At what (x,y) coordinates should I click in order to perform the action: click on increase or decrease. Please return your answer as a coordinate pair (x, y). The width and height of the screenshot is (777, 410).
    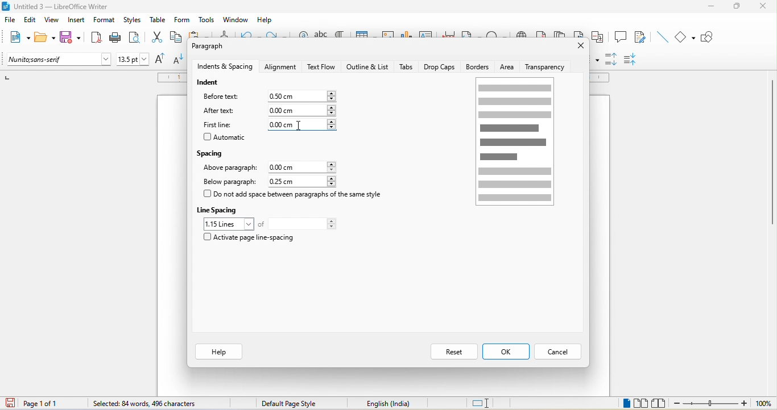
    Looking at the image, I should click on (332, 96).